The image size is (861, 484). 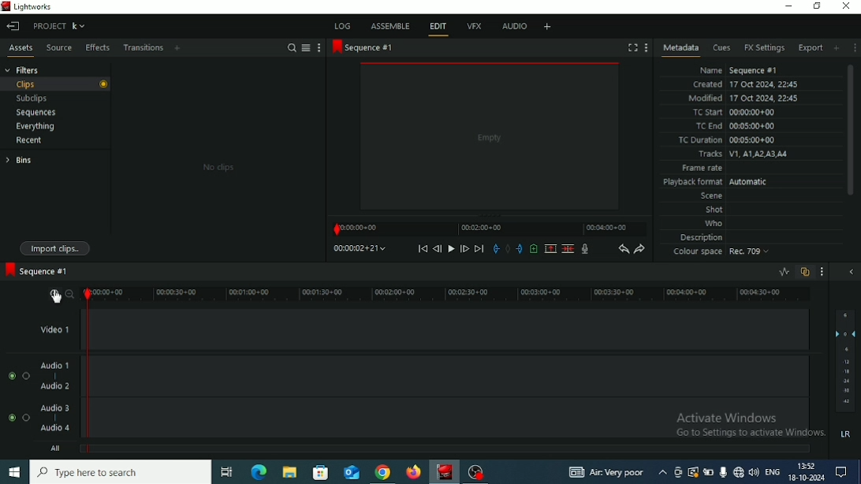 What do you see at coordinates (383, 472) in the screenshot?
I see `Google Chrome` at bounding box center [383, 472].